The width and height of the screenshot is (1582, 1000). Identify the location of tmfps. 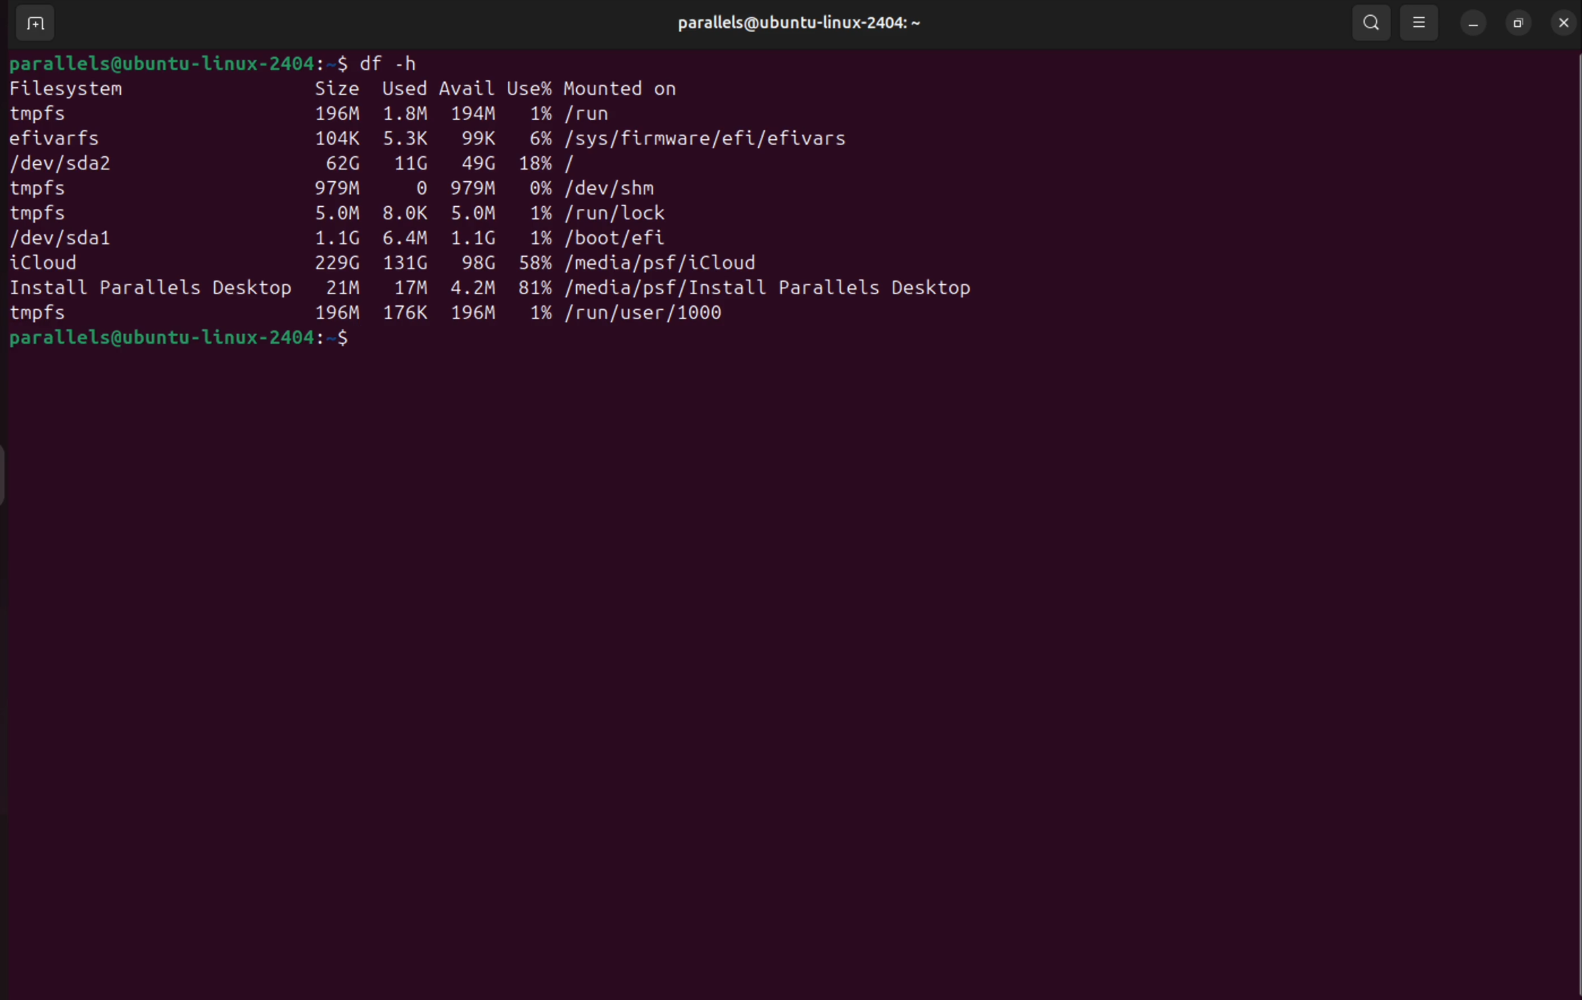
(49, 217).